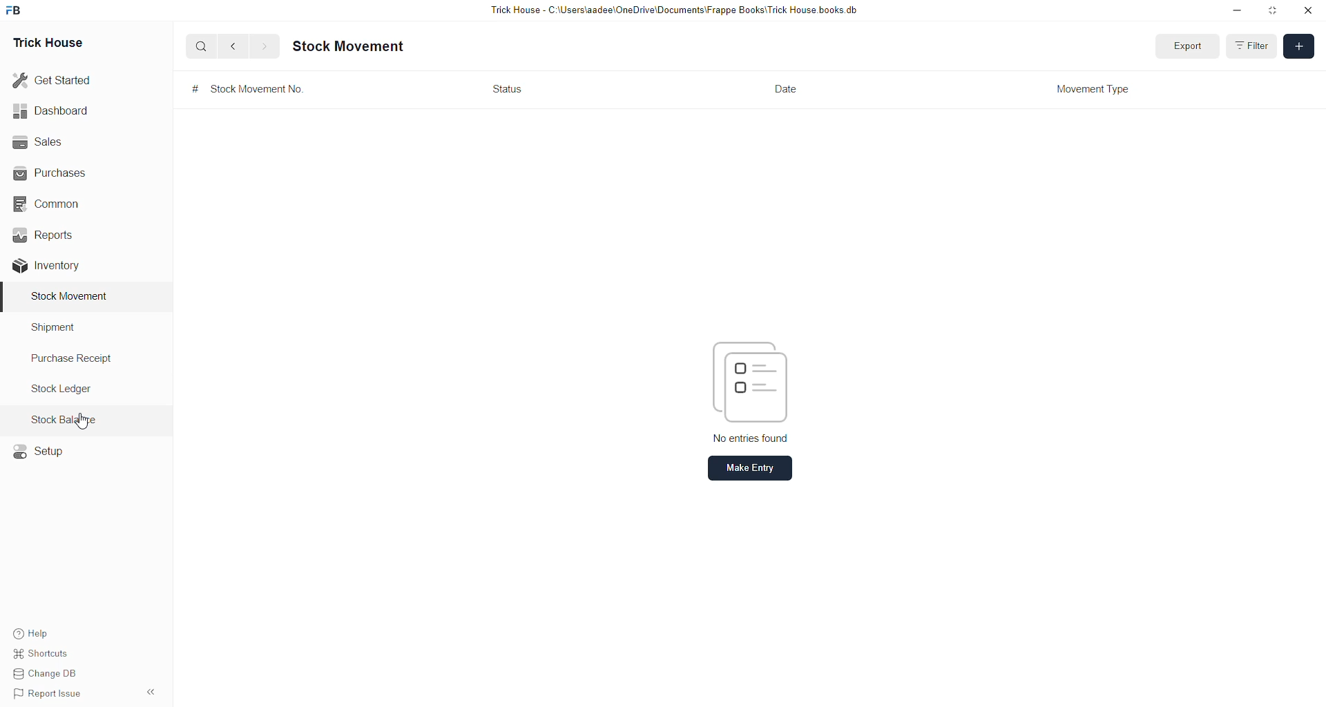 The height and width of the screenshot is (707, 1326). I want to click on Restore, so click(1274, 11).